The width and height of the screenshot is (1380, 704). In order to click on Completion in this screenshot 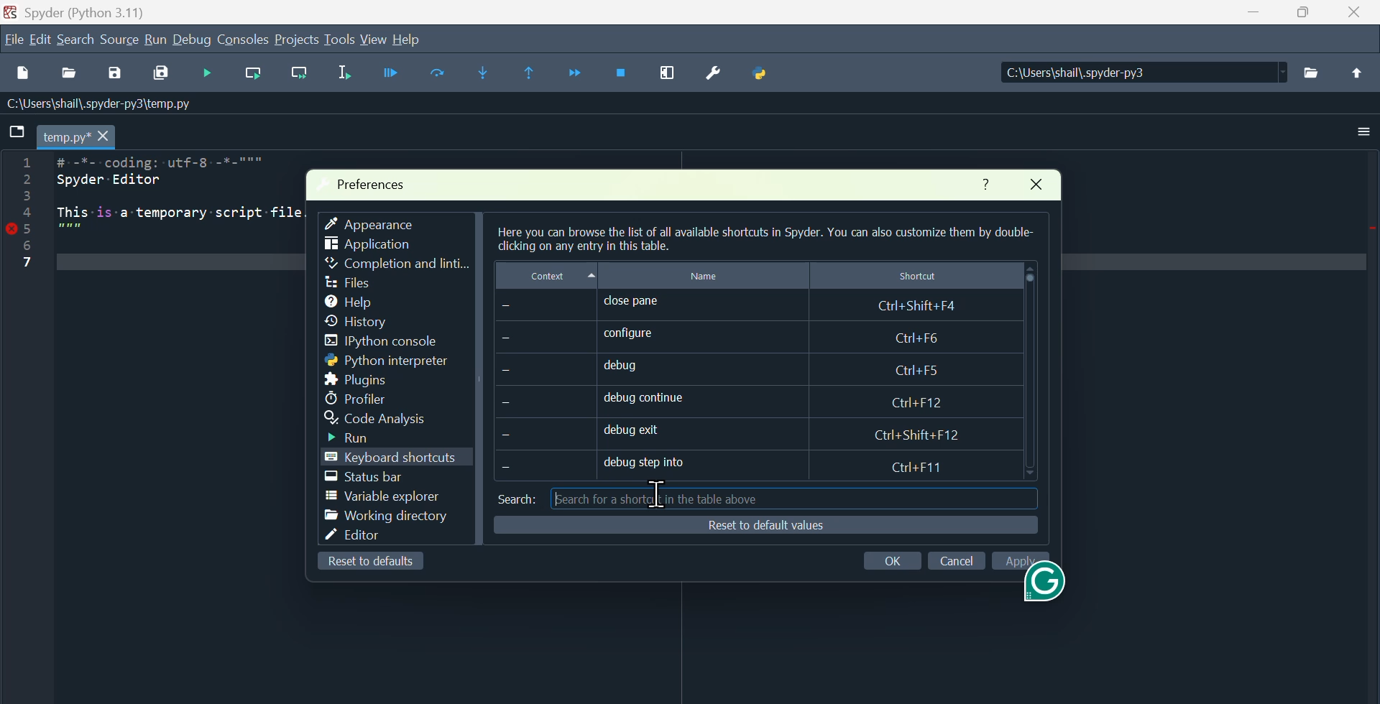, I will do `click(397, 264)`.